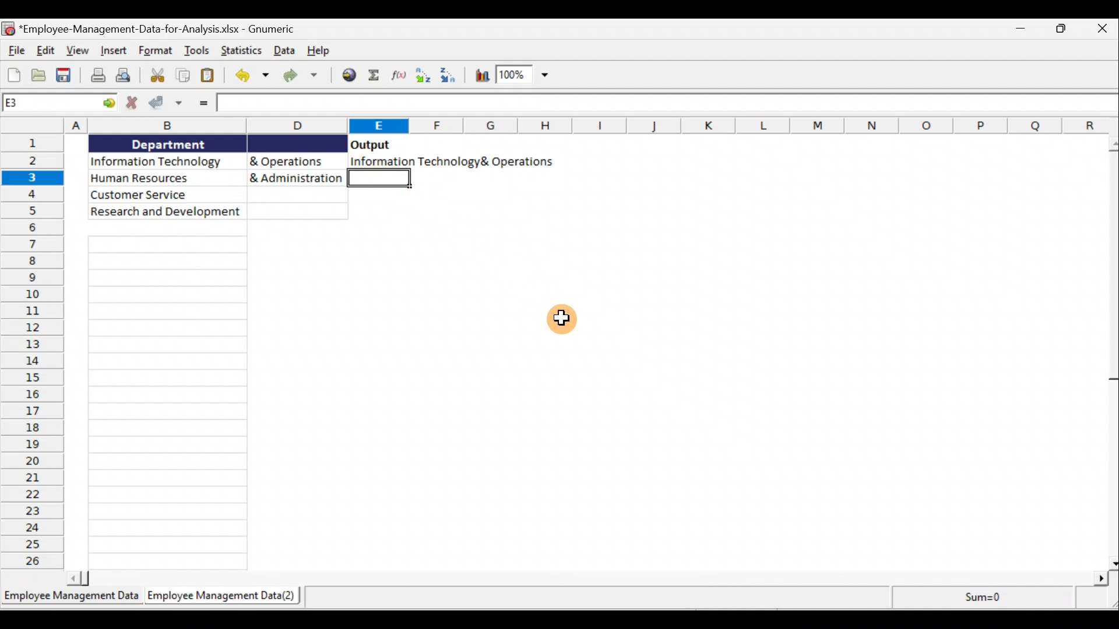 The height and width of the screenshot is (629, 1119). What do you see at coordinates (1065, 30) in the screenshot?
I see `Maximise` at bounding box center [1065, 30].